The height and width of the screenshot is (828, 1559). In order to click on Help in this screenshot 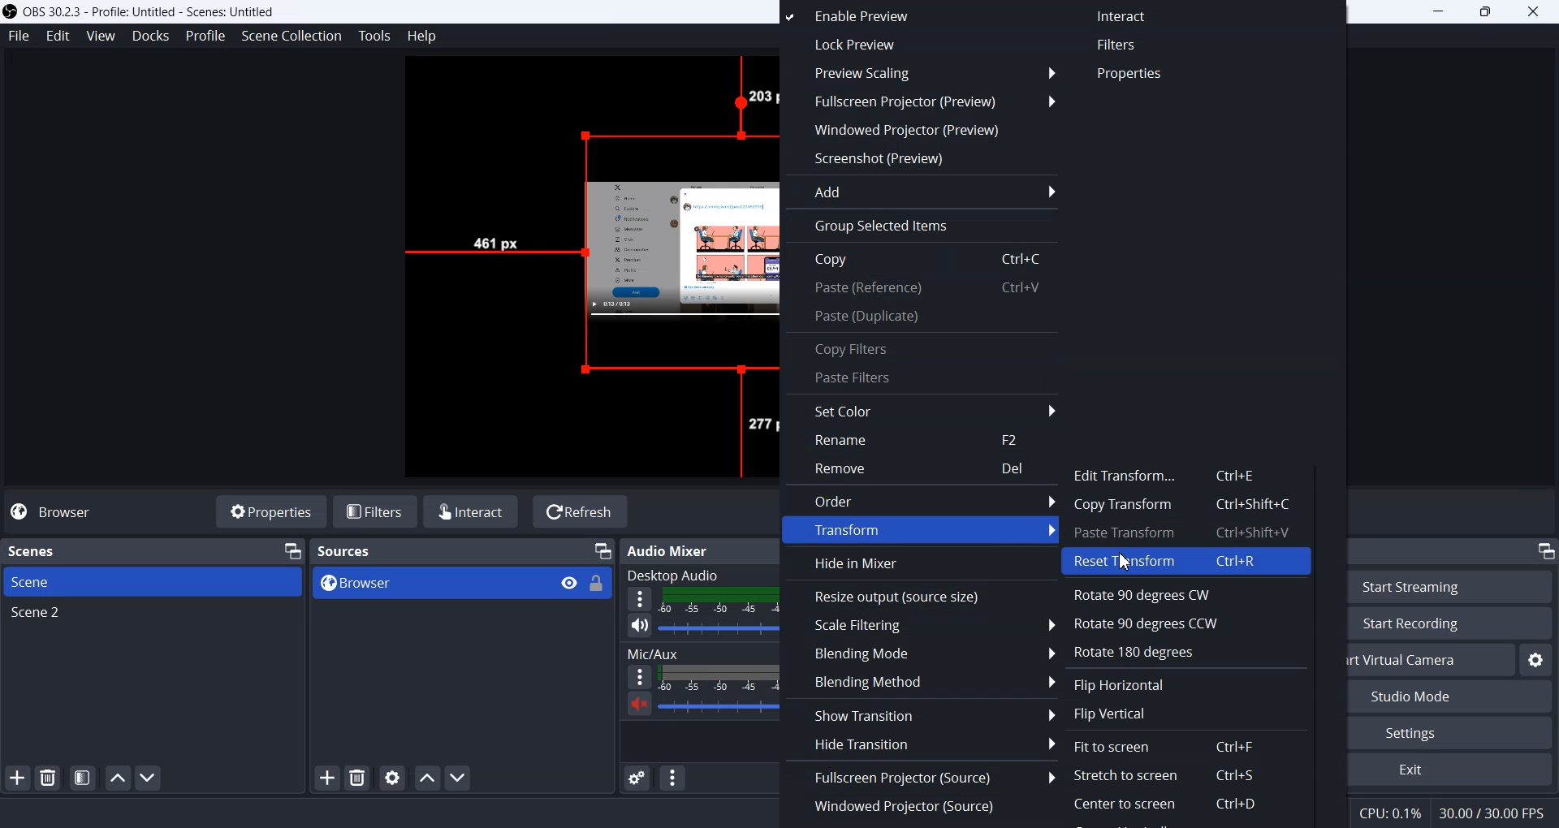, I will do `click(422, 35)`.